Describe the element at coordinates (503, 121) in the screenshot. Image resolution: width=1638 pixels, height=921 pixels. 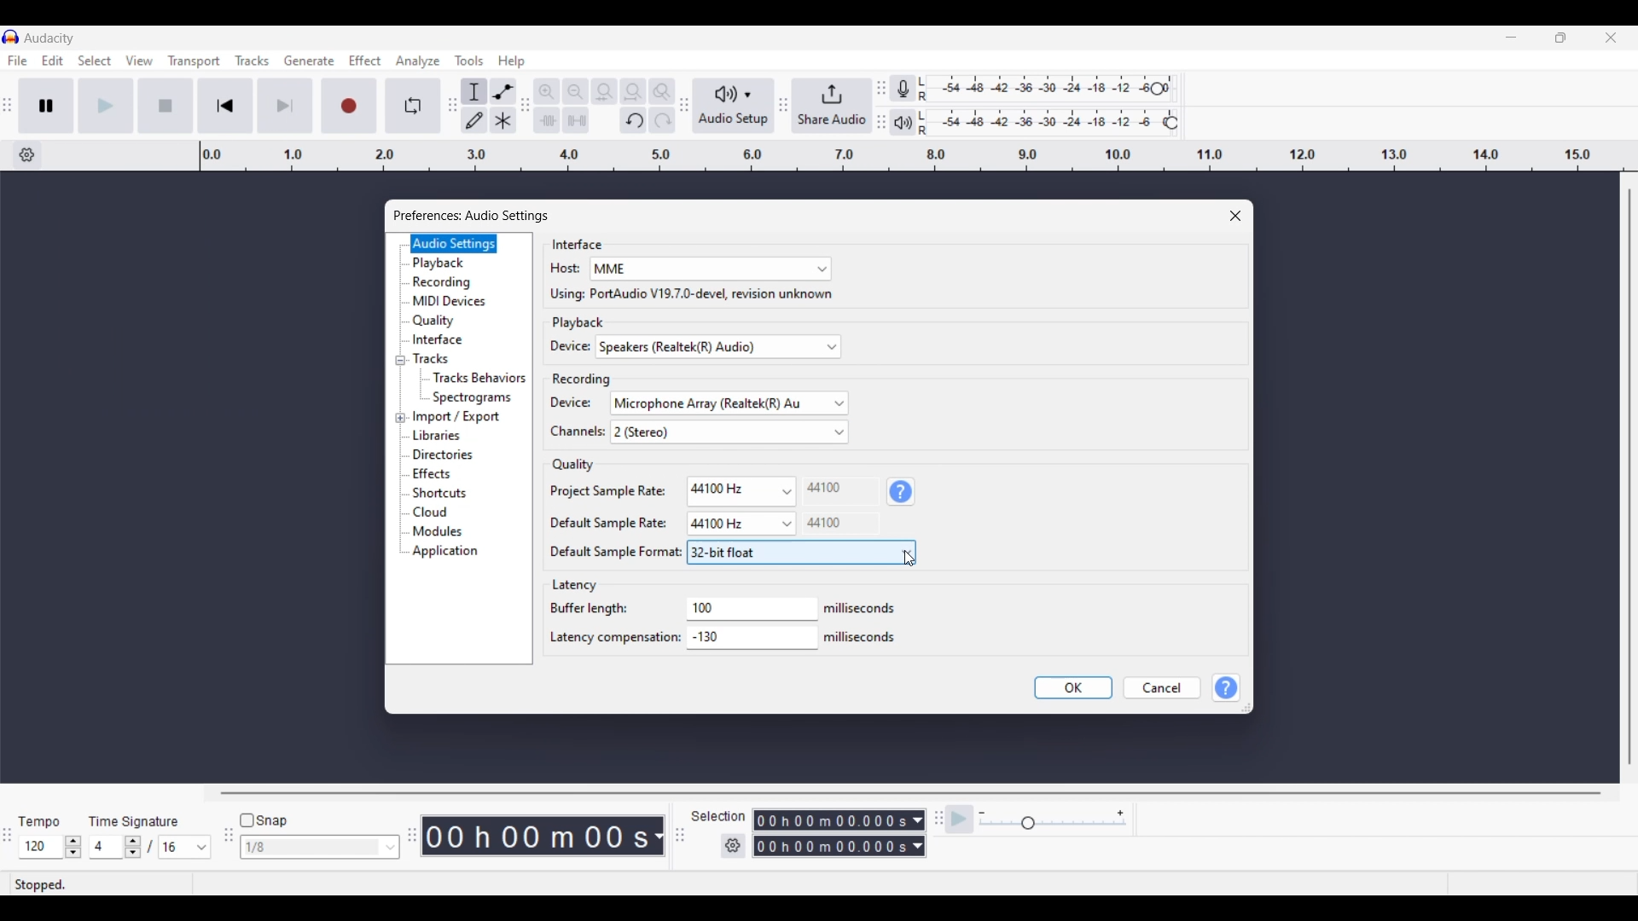
I see `Multitool` at that location.